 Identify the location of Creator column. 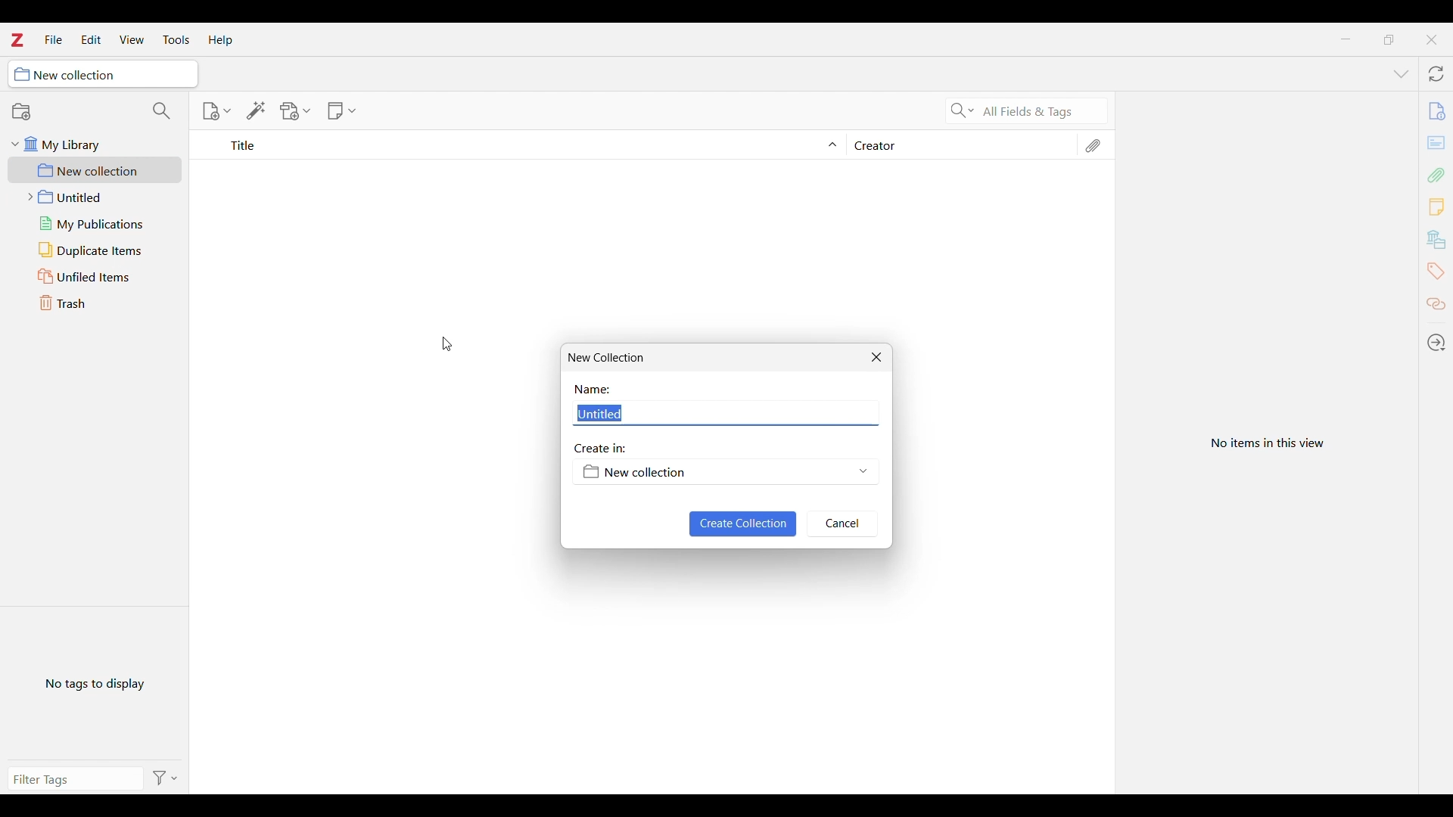
(958, 144).